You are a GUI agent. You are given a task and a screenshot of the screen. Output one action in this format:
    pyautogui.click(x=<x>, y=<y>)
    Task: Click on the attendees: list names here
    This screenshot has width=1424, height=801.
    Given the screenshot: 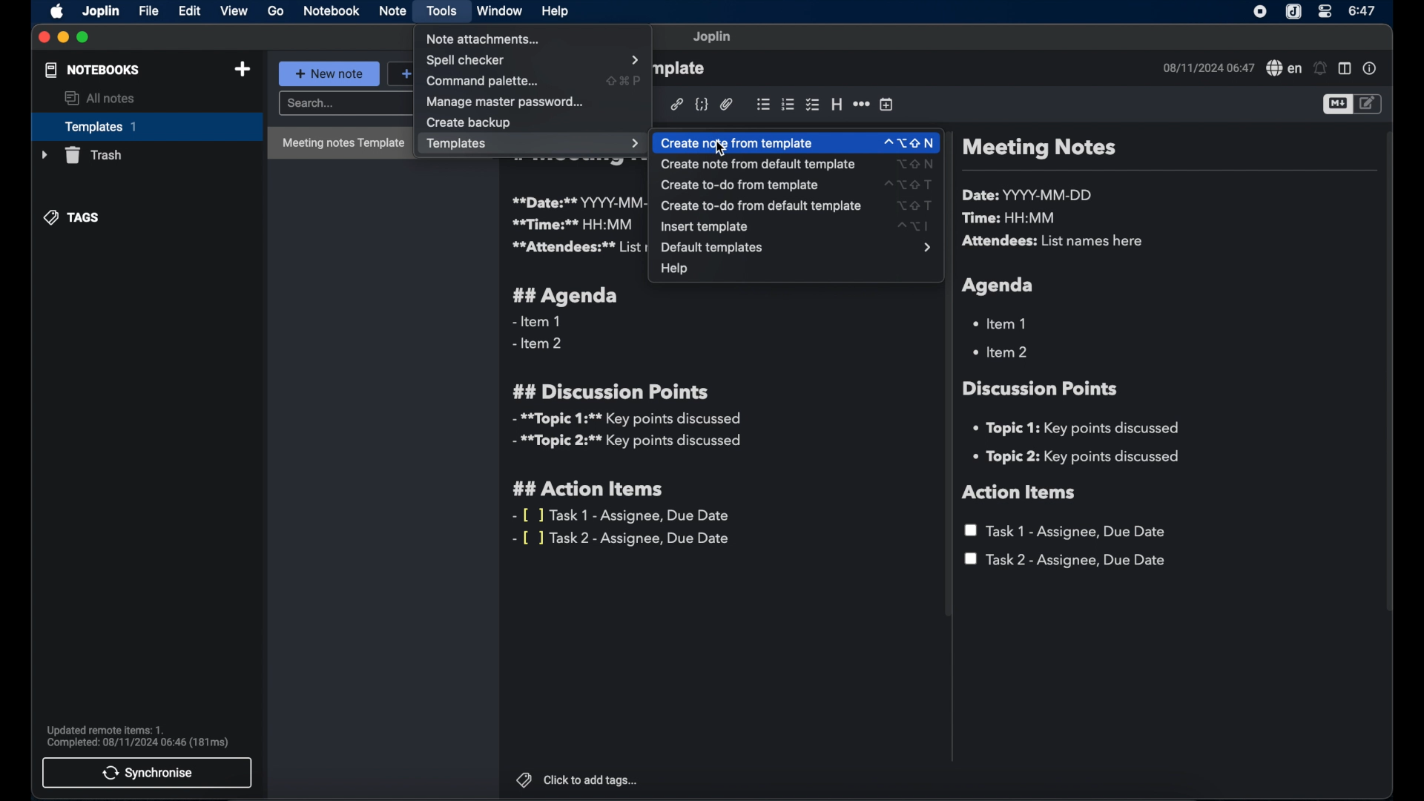 What is the action you would take?
    pyautogui.click(x=1055, y=242)
    